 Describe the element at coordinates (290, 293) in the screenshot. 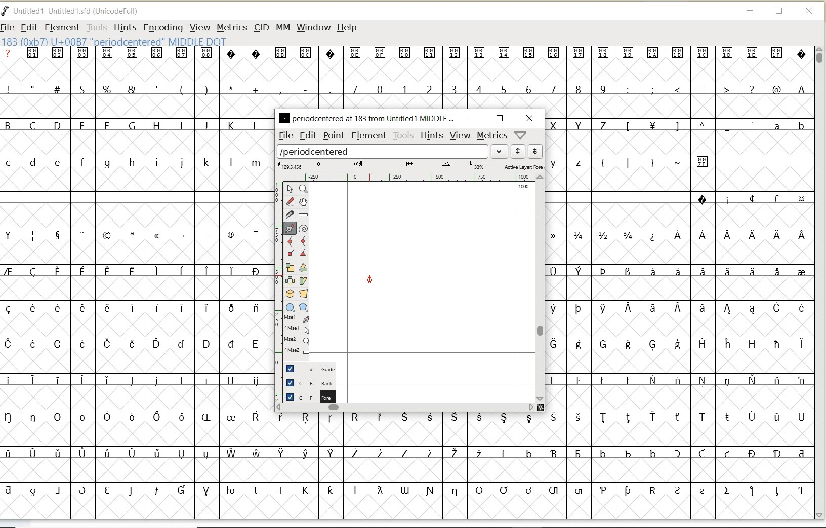

I see `rotate the selection in 3D and project back to plane` at that location.